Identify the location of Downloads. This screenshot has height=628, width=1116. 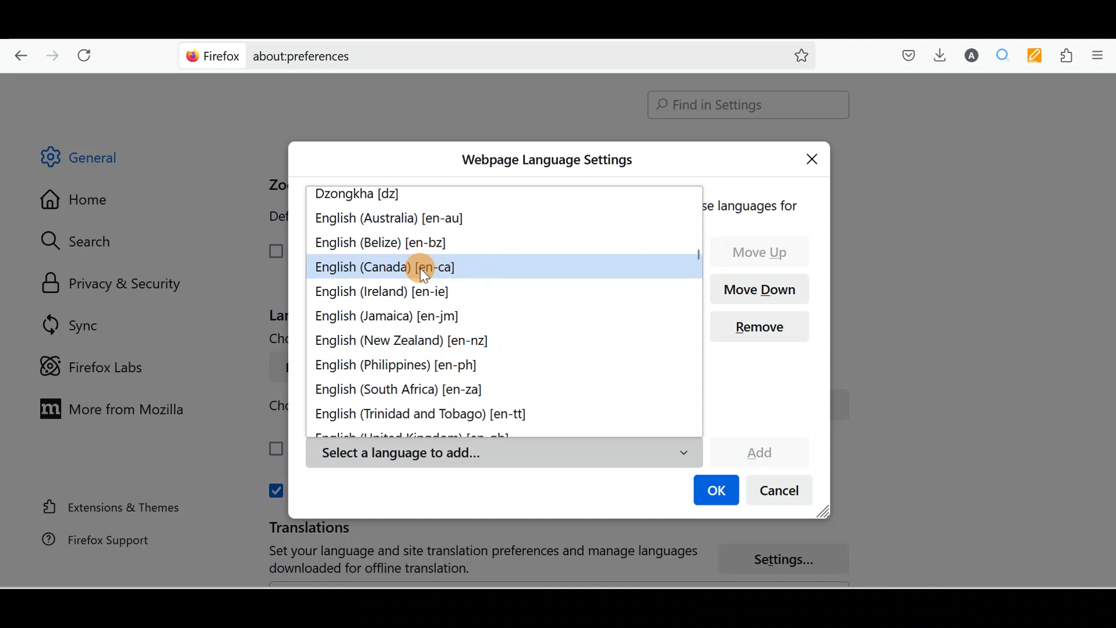
(937, 55).